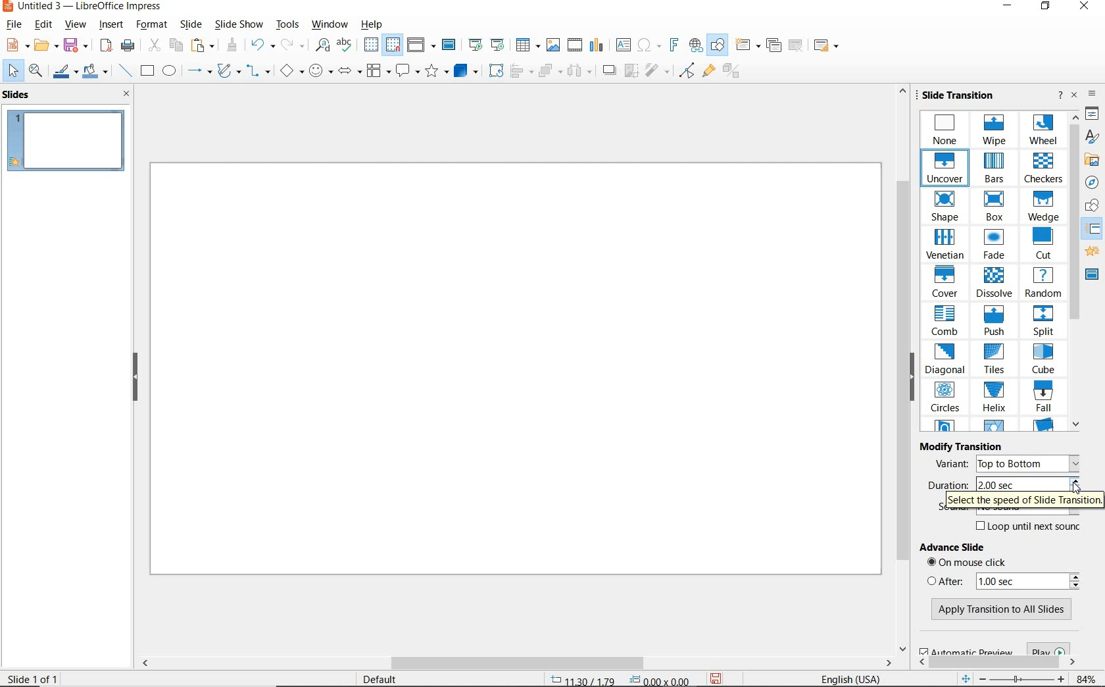 This screenshot has height=687, width=1105. What do you see at coordinates (521, 70) in the screenshot?
I see `ALIGN OBJECTS` at bounding box center [521, 70].